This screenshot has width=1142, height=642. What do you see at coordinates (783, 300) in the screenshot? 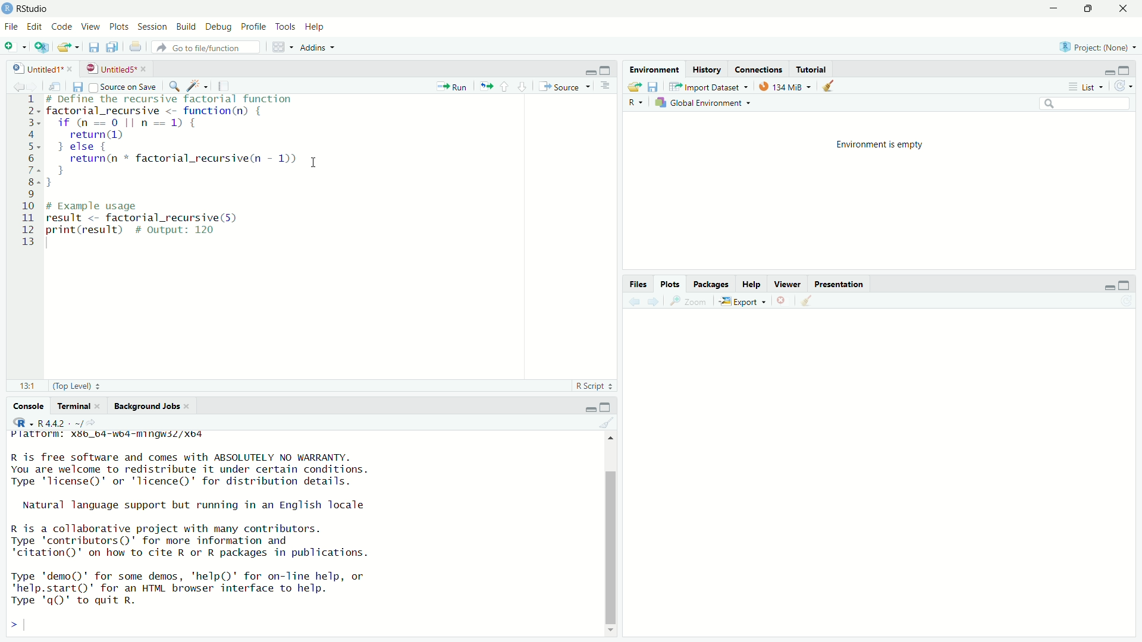
I see `Button` at bounding box center [783, 300].